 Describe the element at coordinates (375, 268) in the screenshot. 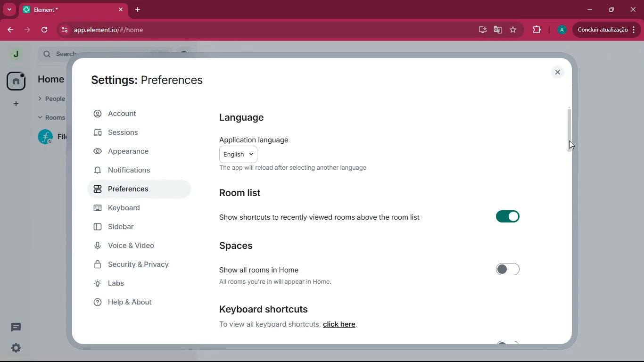

I see `Show all rooms in Home` at that location.